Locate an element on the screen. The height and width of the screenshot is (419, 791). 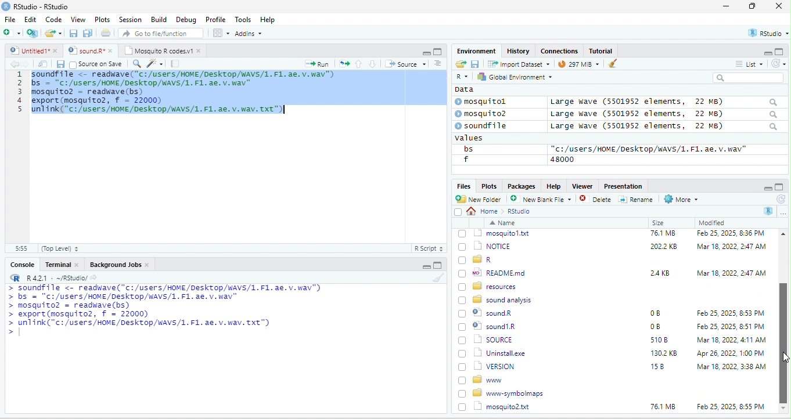
© mosquito? is located at coordinates (484, 113).